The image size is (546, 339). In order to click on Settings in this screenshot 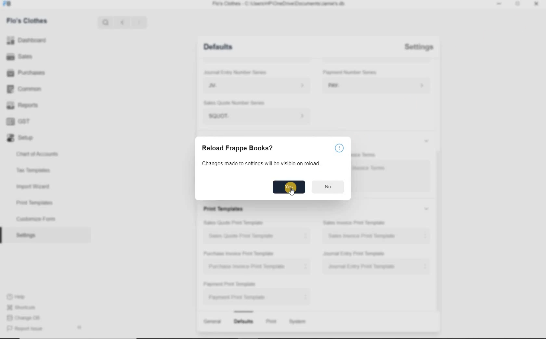, I will do `click(29, 235)`.